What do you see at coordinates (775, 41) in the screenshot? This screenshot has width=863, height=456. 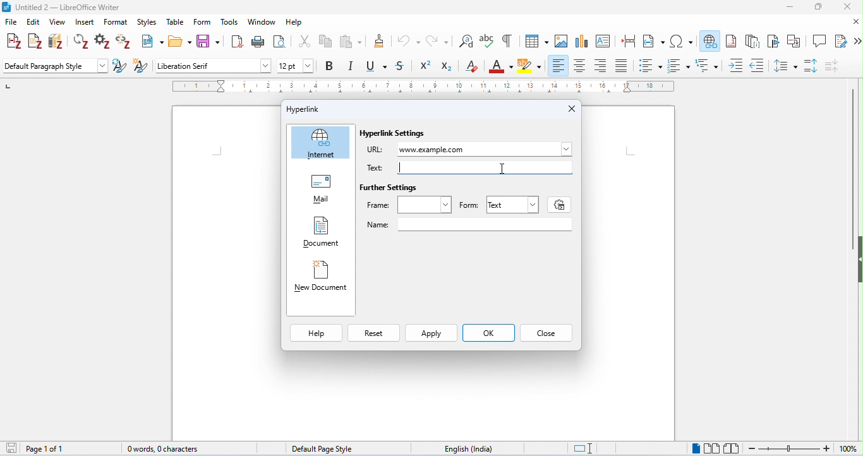 I see `insert bookmark` at bounding box center [775, 41].